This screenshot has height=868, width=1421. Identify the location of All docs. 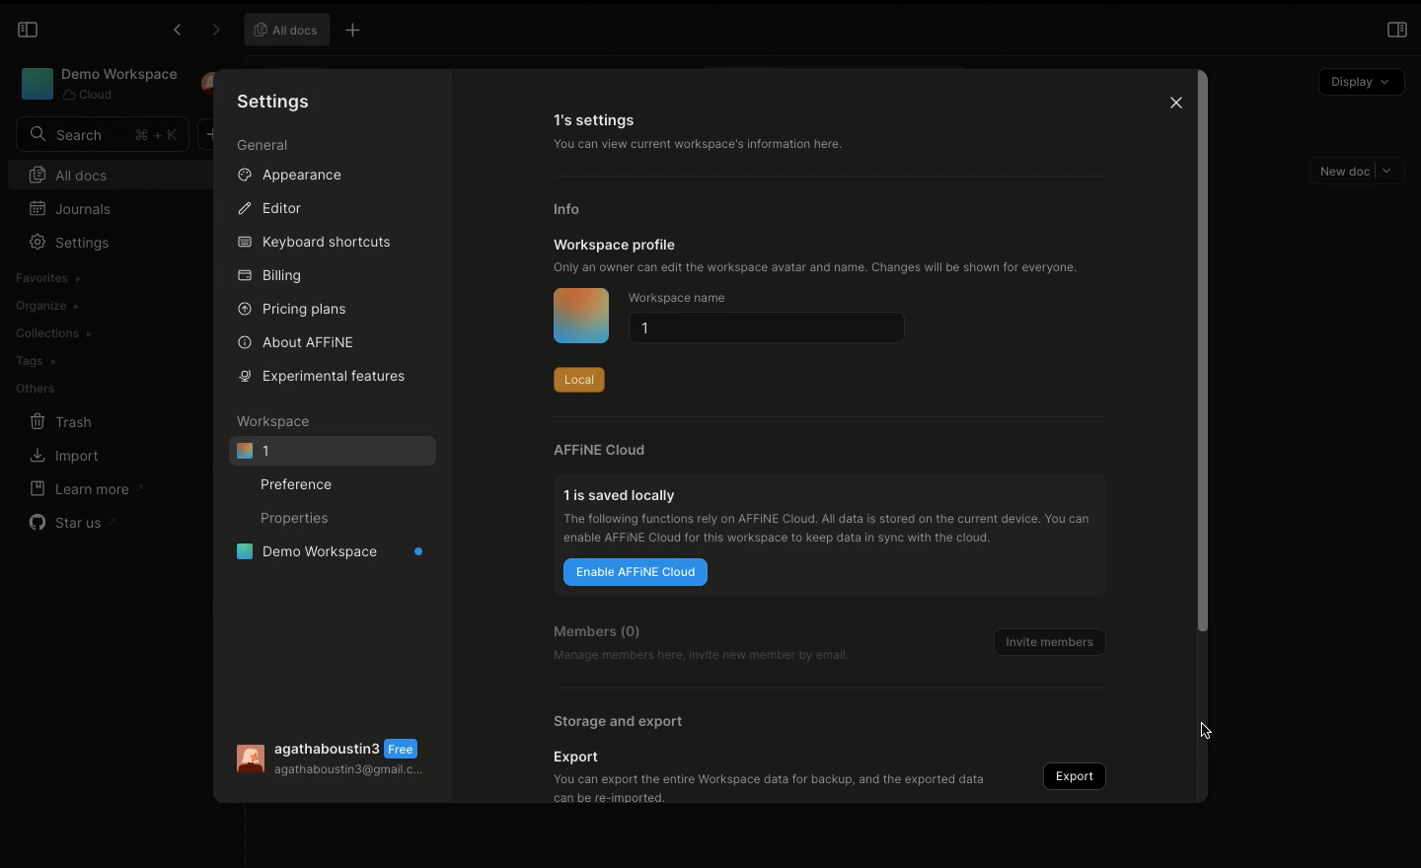
(287, 30).